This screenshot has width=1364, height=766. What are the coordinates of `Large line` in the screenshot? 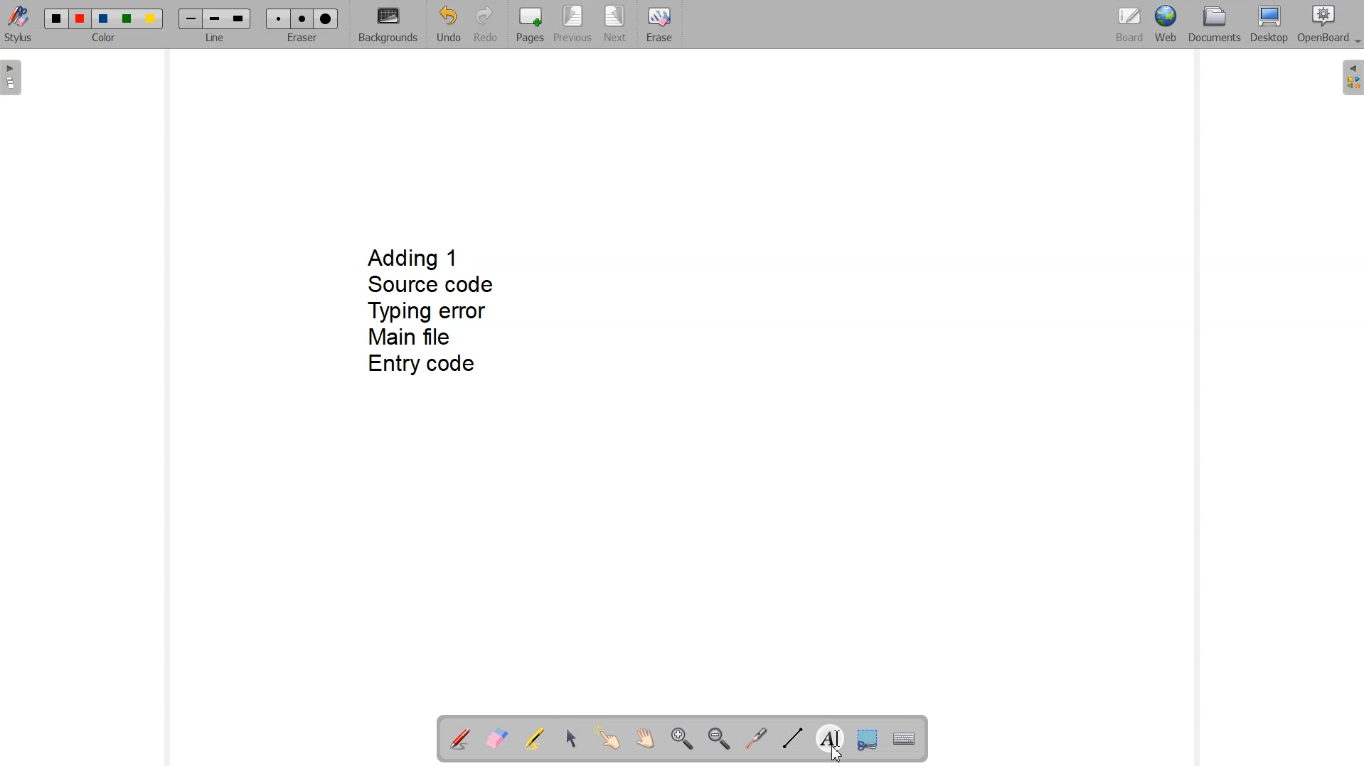 It's located at (240, 18).